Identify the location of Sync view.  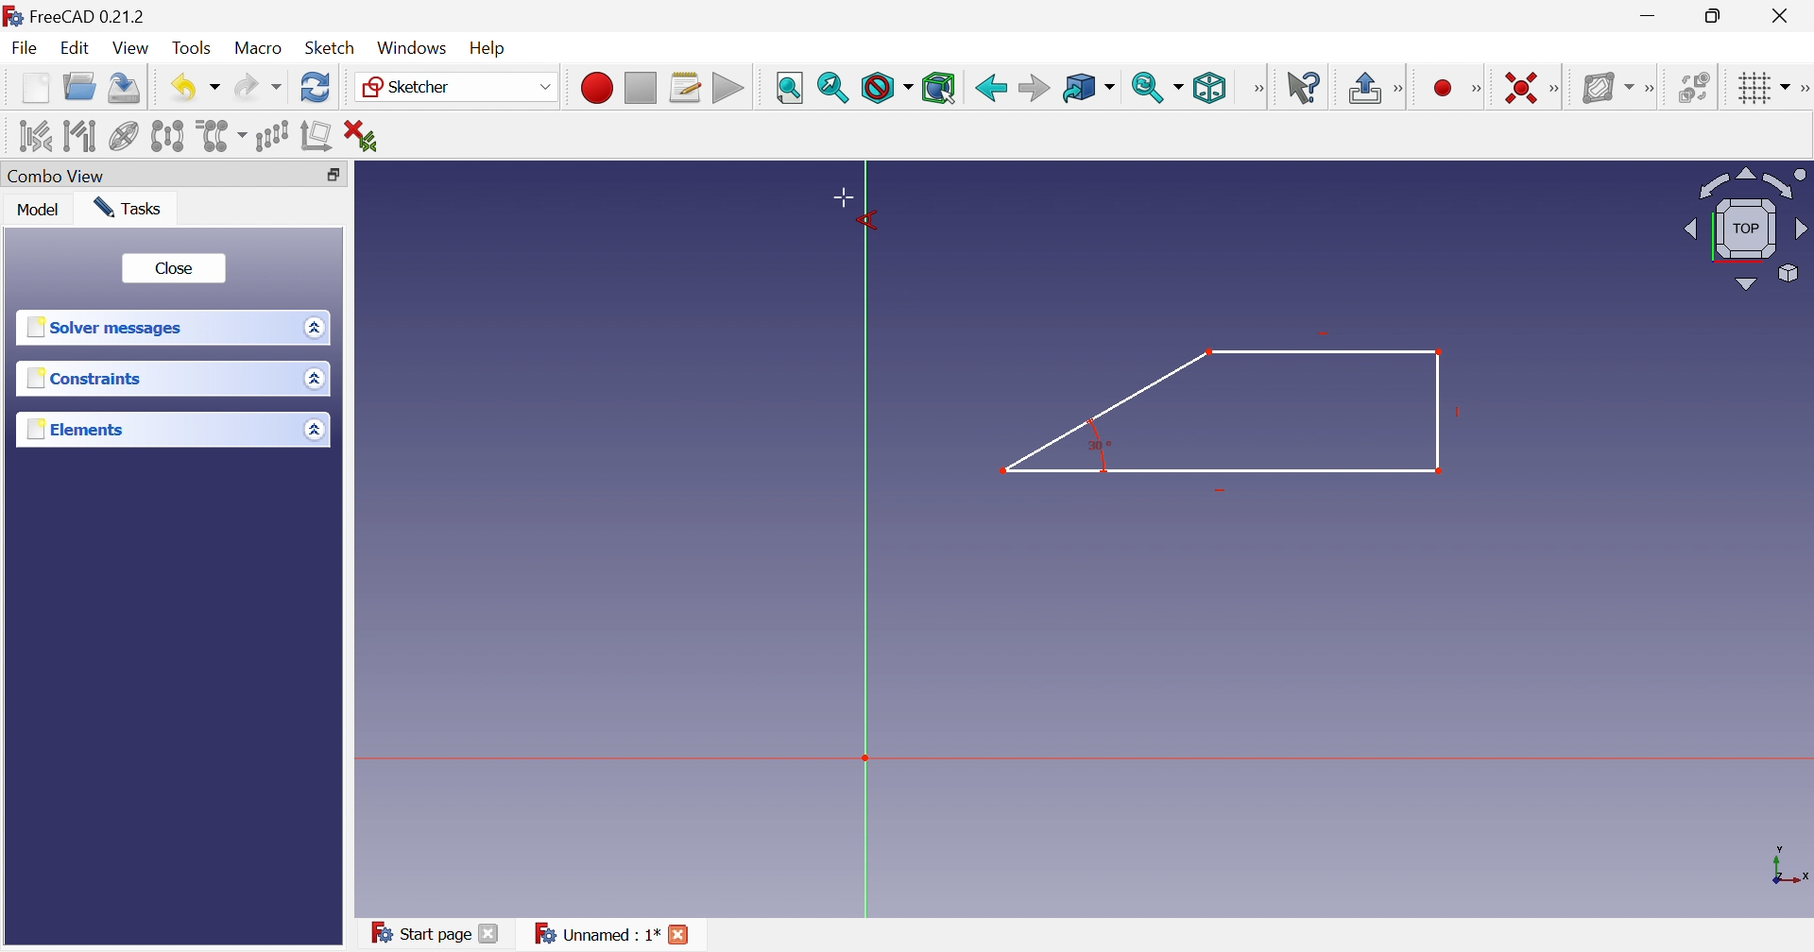
(1148, 88).